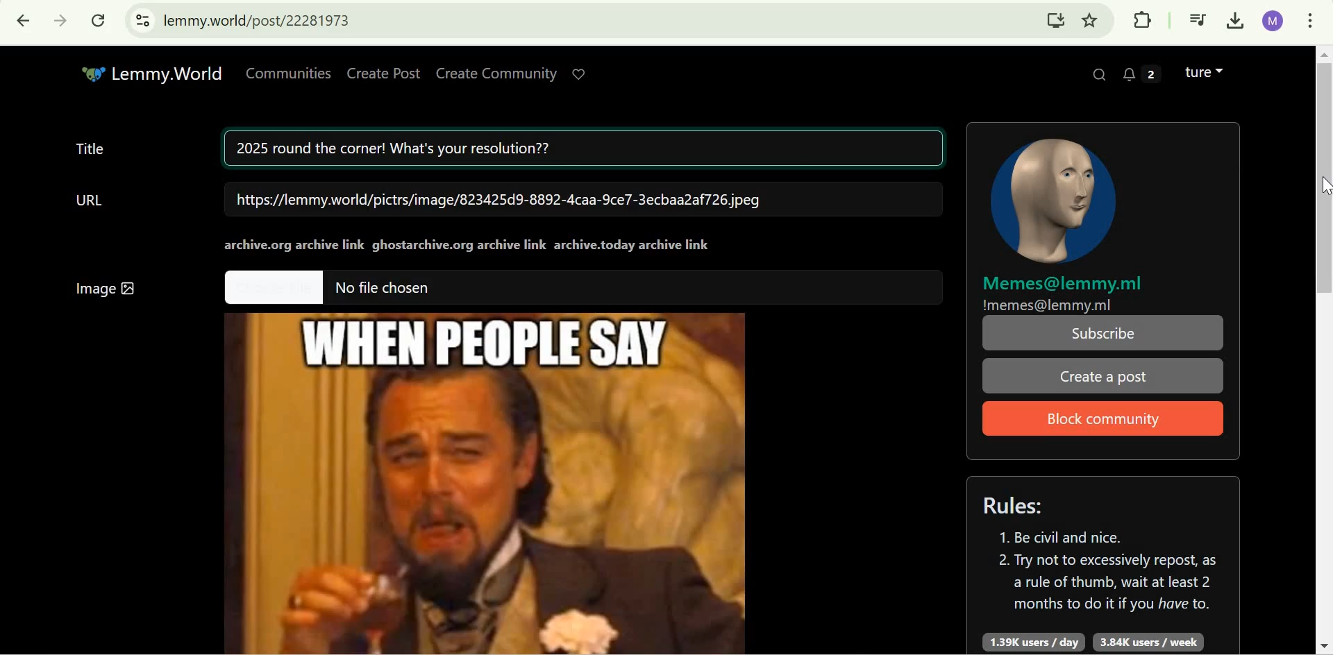 This screenshot has width=1333, height=655. I want to click on Subscribe, so click(1105, 333).